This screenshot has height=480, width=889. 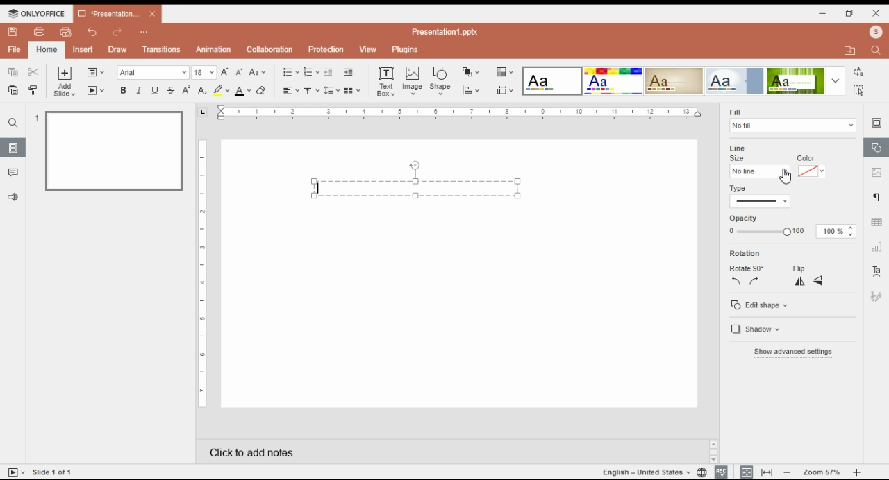 What do you see at coordinates (202, 112) in the screenshot?
I see `page orientation` at bounding box center [202, 112].